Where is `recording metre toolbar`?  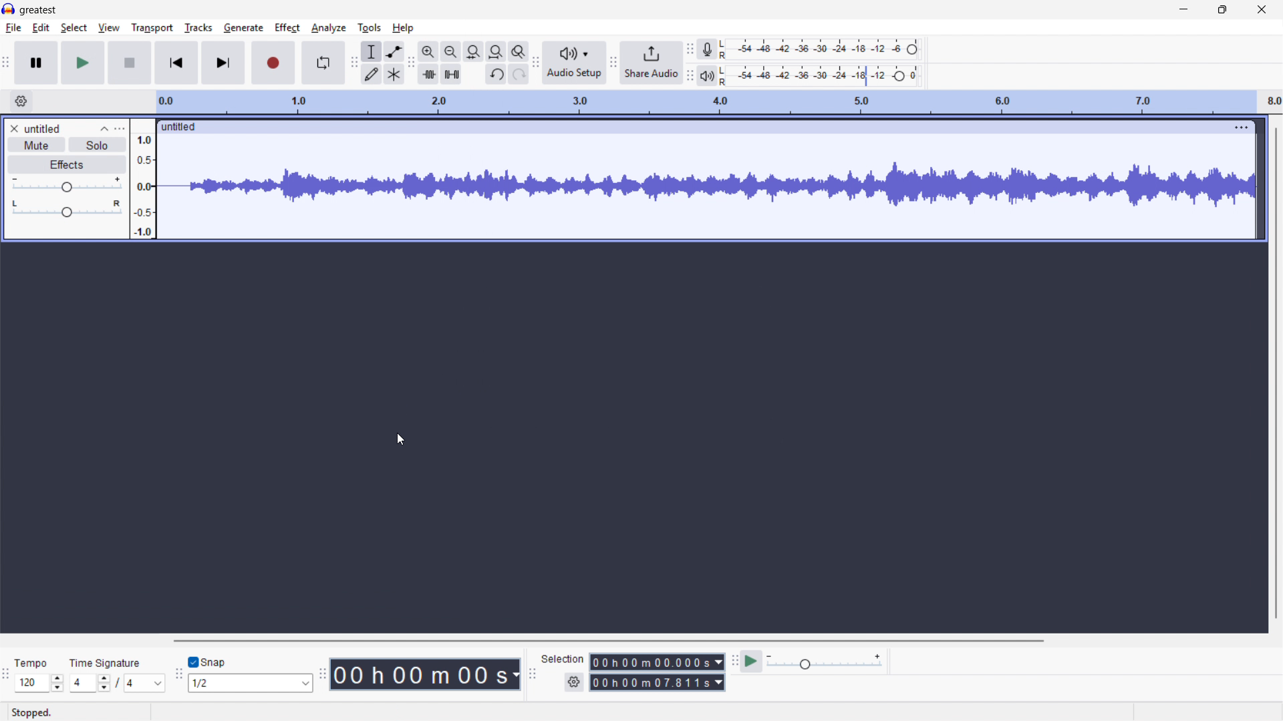
recording metre toolbar is located at coordinates (690, 49).